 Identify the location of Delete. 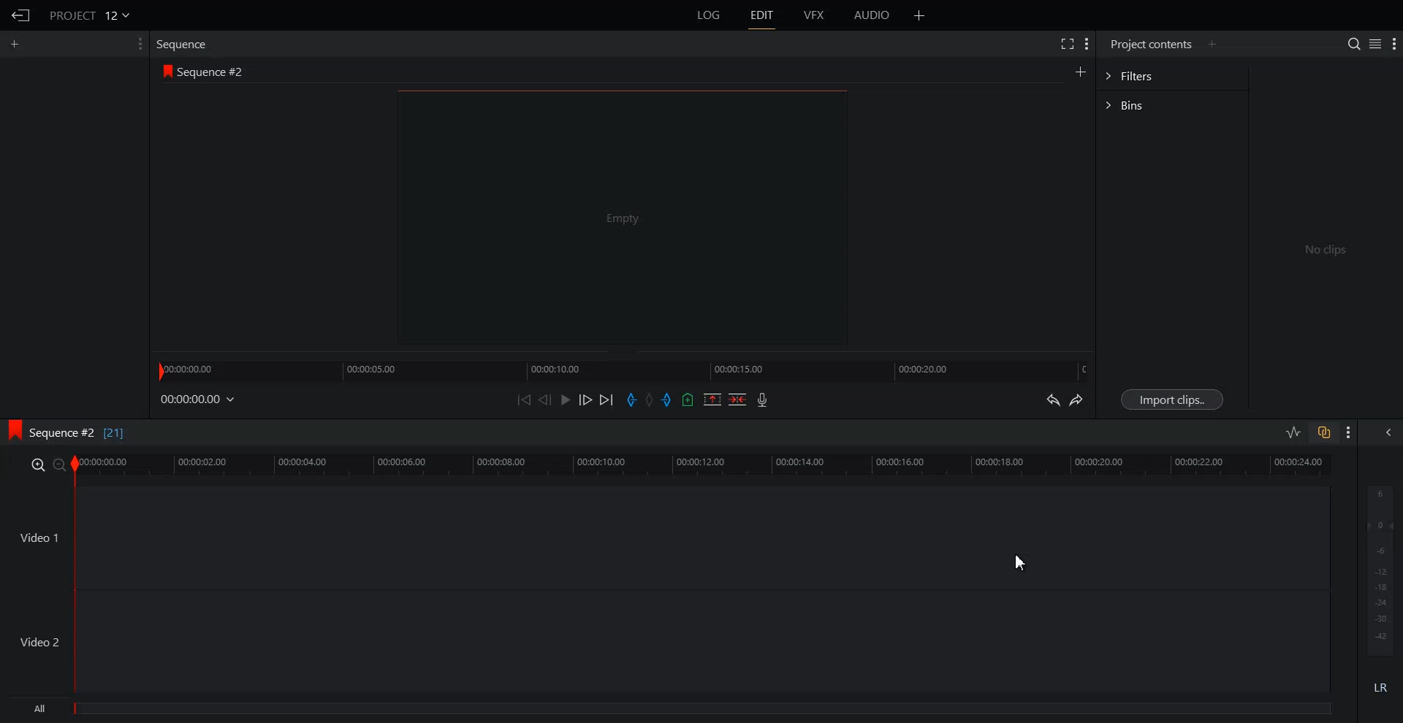
(737, 399).